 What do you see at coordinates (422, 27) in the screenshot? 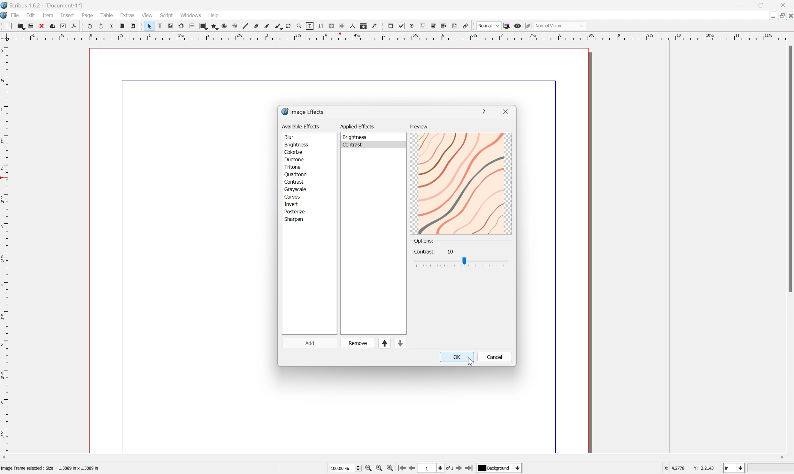
I see `PDF text field` at bounding box center [422, 27].